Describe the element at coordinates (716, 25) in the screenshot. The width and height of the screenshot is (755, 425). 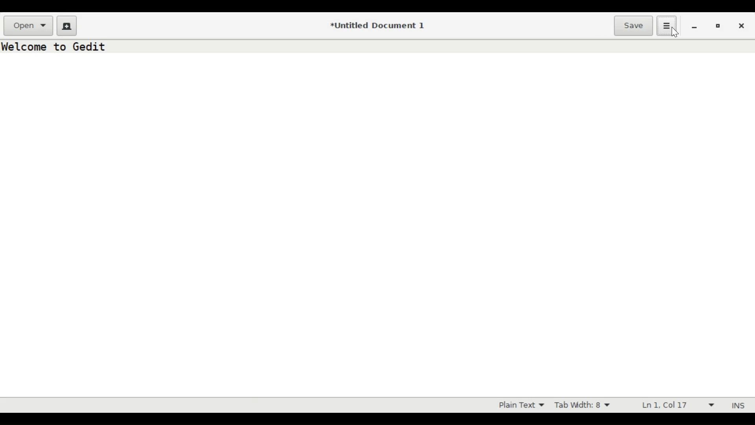
I see `Restore` at that location.